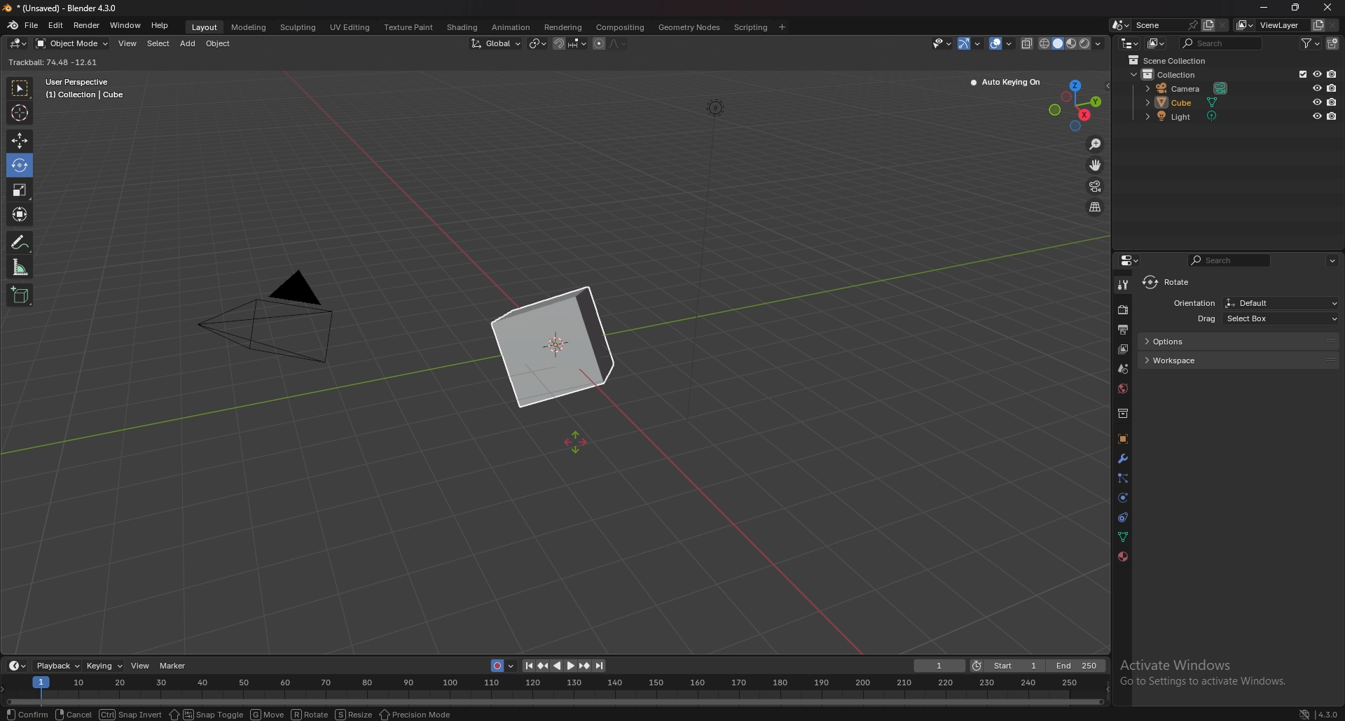 This screenshot has height=721, width=1345. I want to click on snap invert, so click(128, 715).